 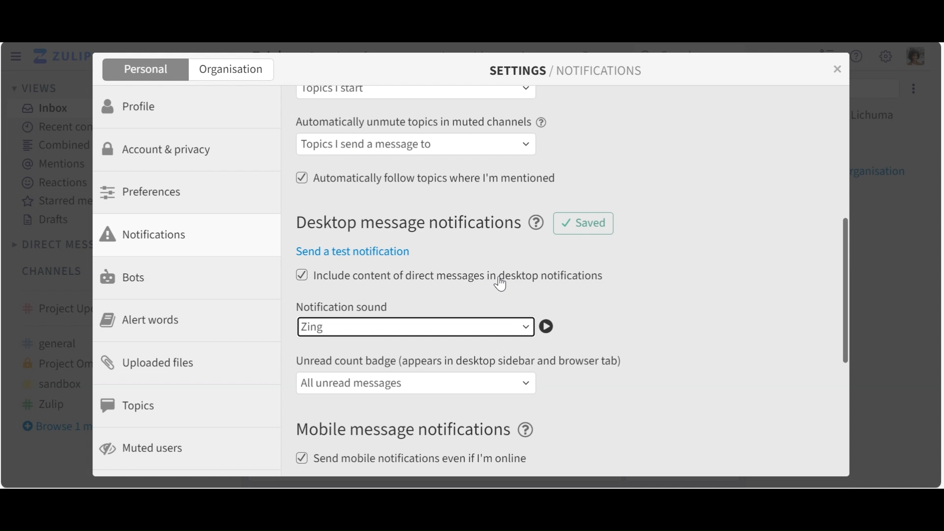 What do you see at coordinates (143, 448) in the screenshot?
I see `Muted users` at bounding box center [143, 448].